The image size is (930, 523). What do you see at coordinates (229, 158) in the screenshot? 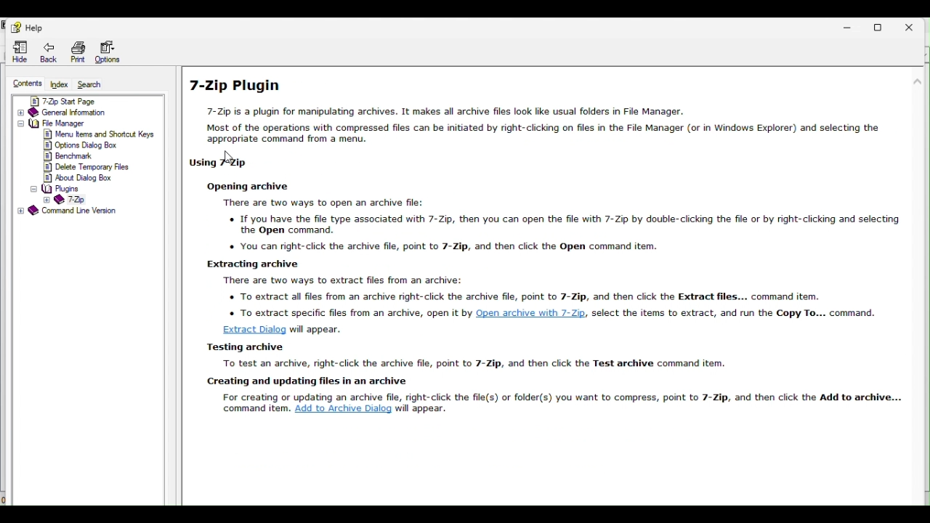
I see `cursor` at bounding box center [229, 158].